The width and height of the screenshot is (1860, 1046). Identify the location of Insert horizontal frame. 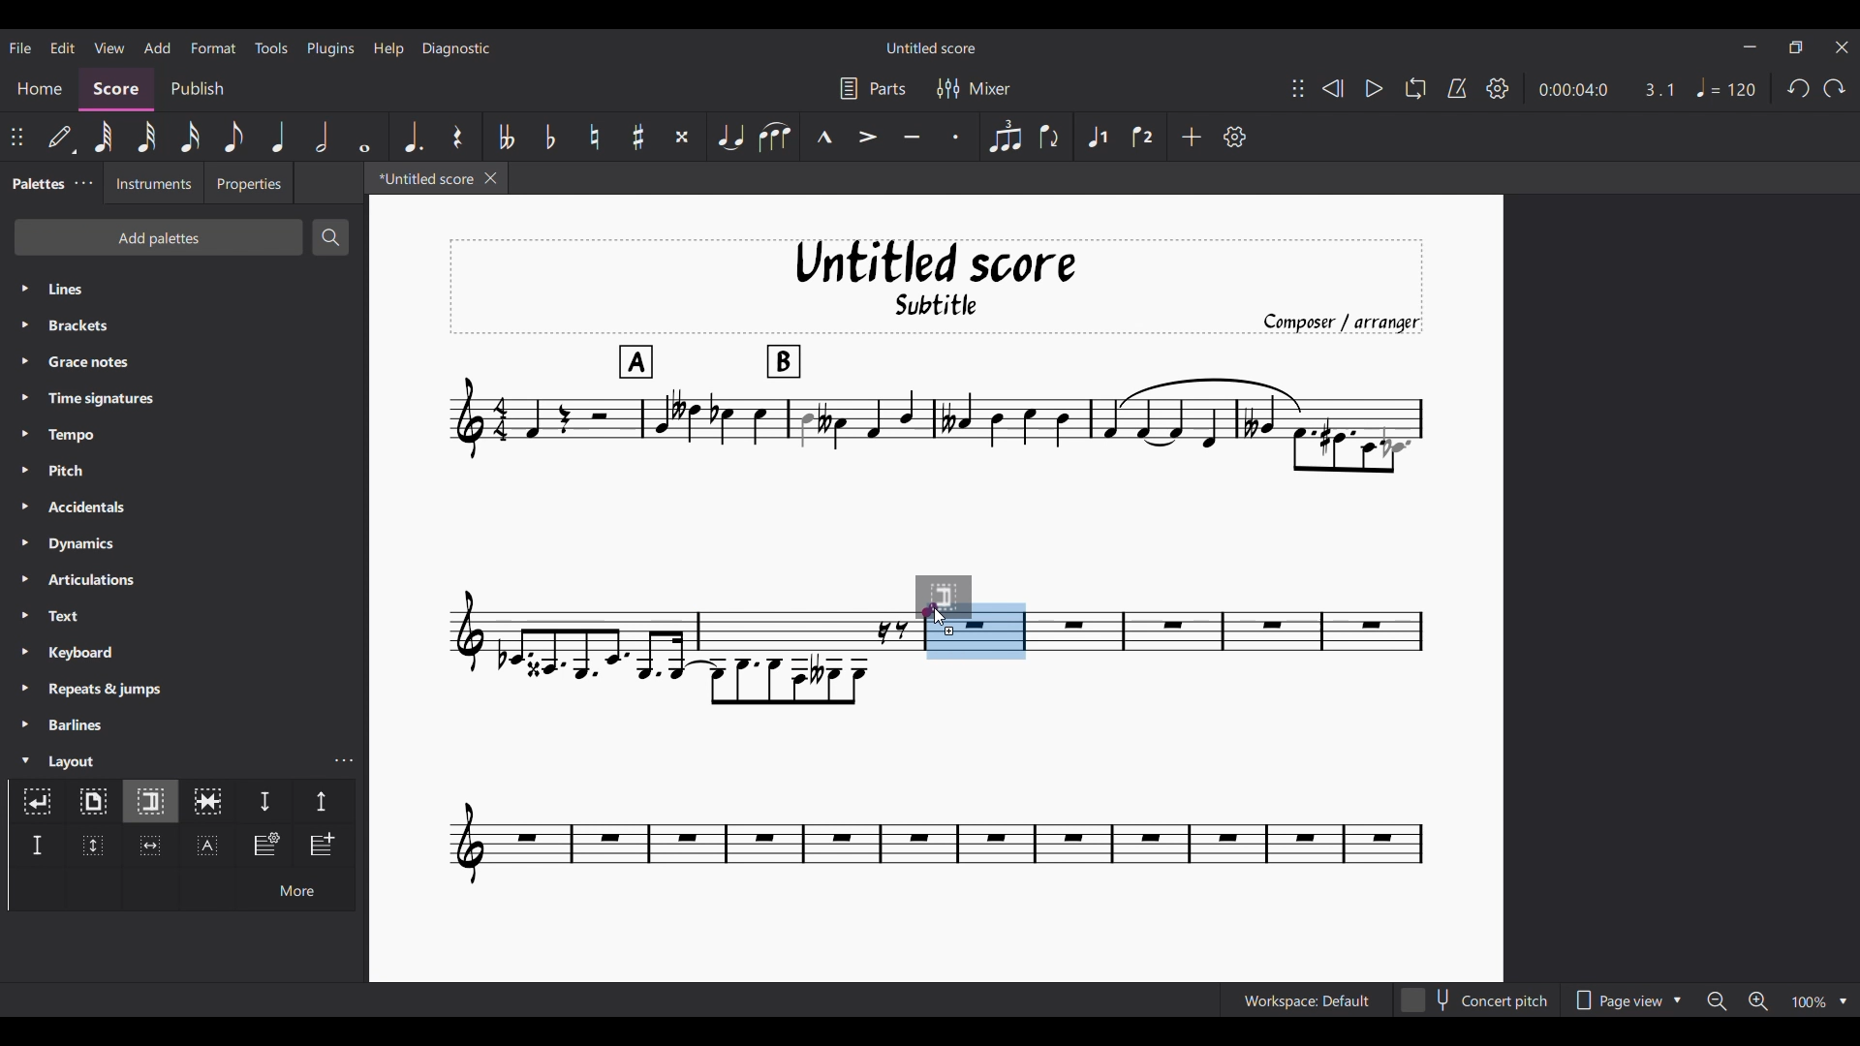
(150, 846).